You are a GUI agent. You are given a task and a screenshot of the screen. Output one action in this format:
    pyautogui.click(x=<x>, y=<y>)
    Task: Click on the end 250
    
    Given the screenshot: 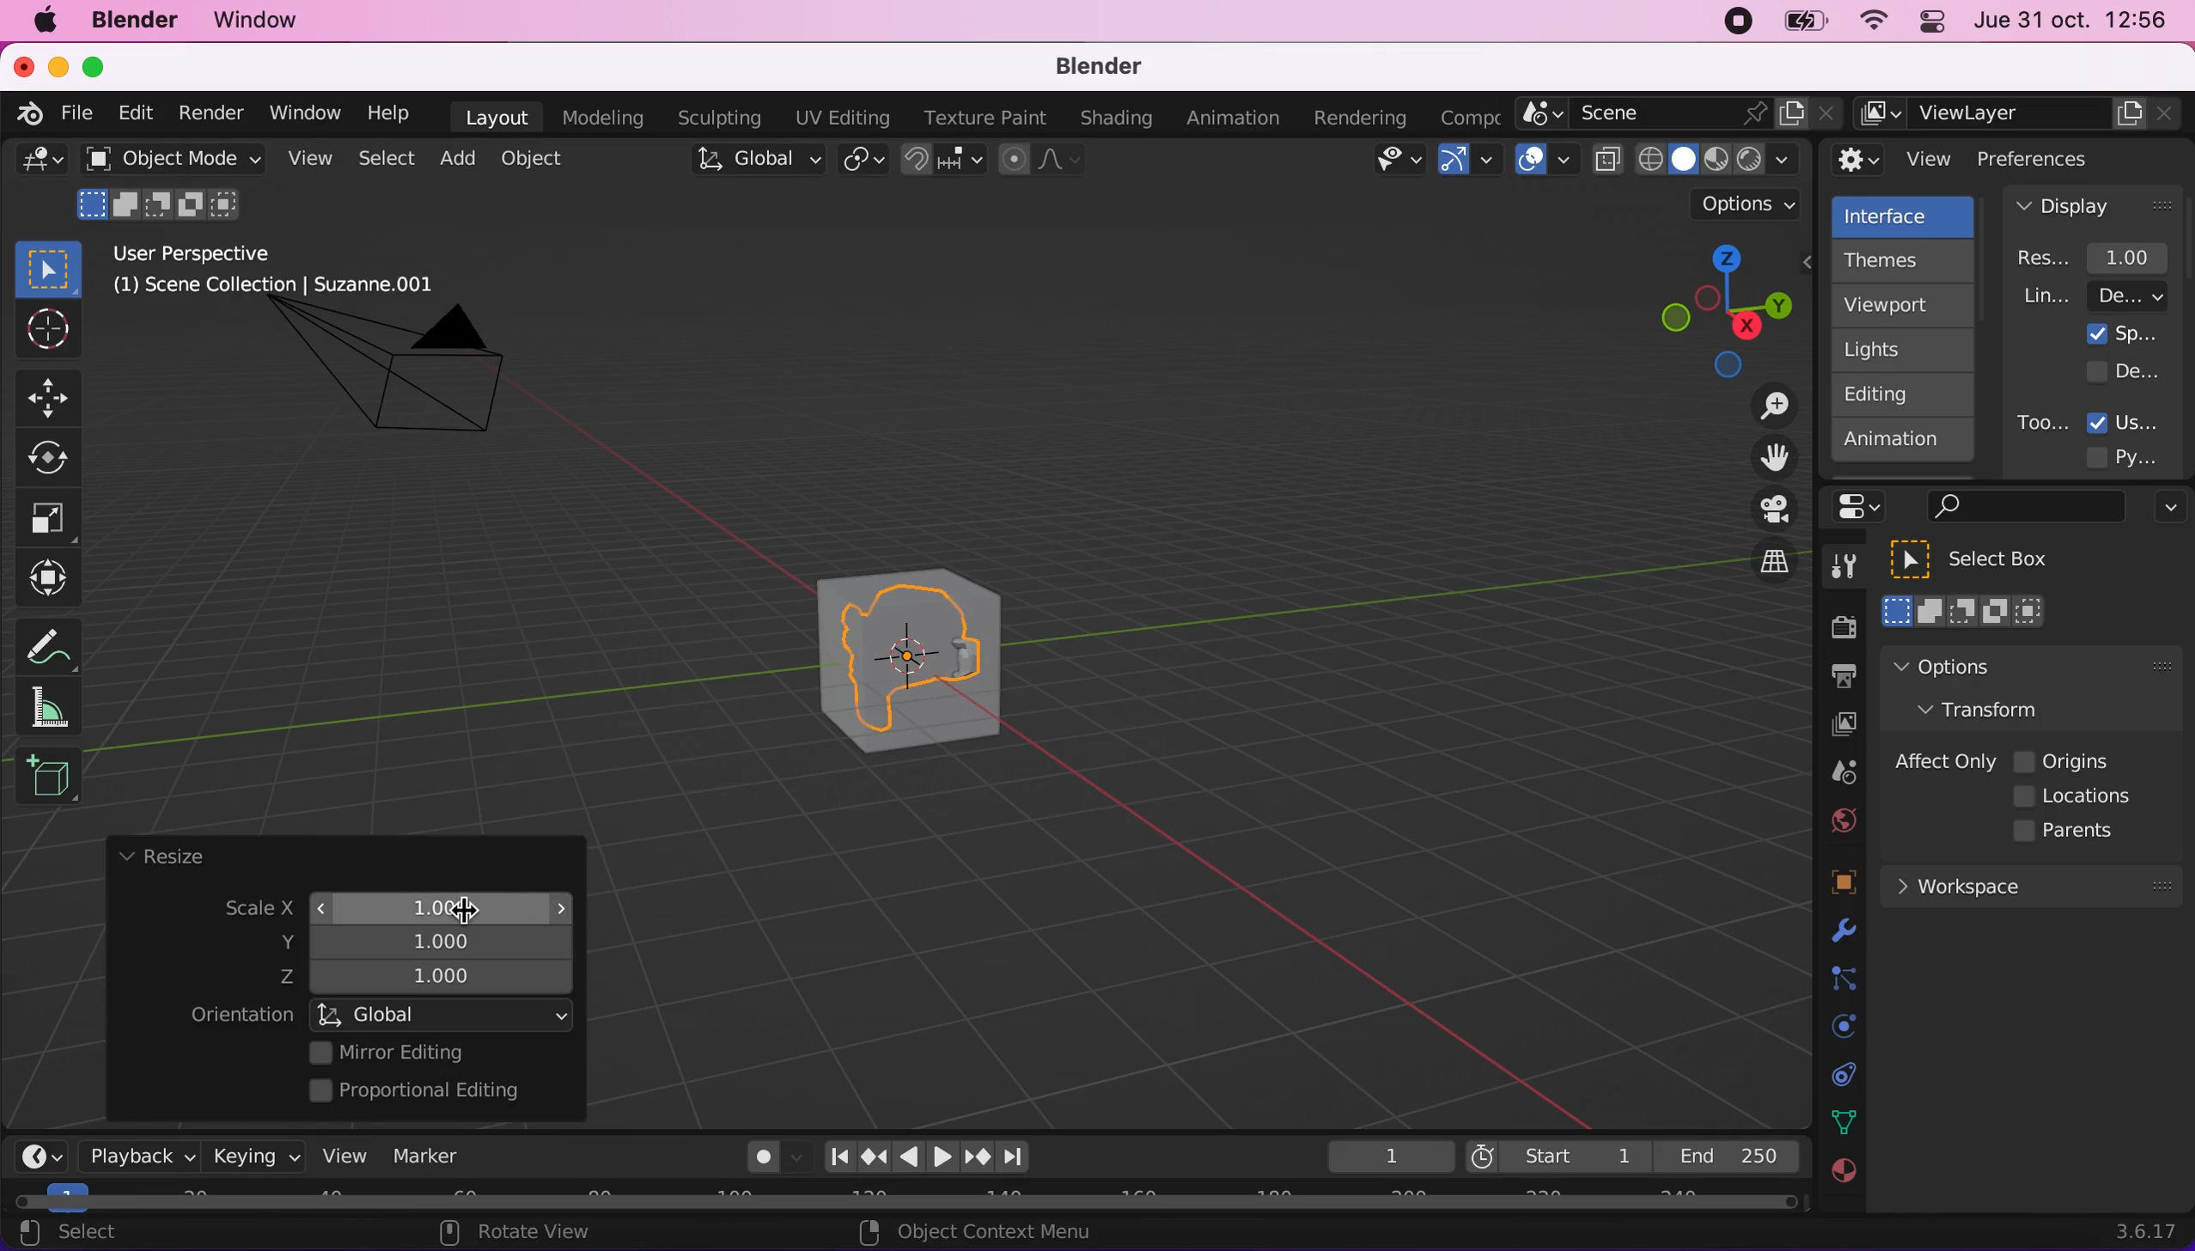 What is the action you would take?
    pyautogui.click(x=1727, y=1155)
    